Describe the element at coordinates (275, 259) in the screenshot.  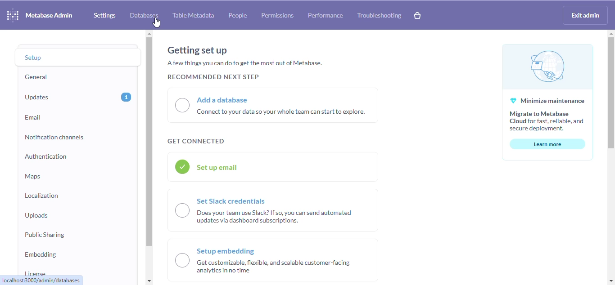
I see `setup embedding` at that location.